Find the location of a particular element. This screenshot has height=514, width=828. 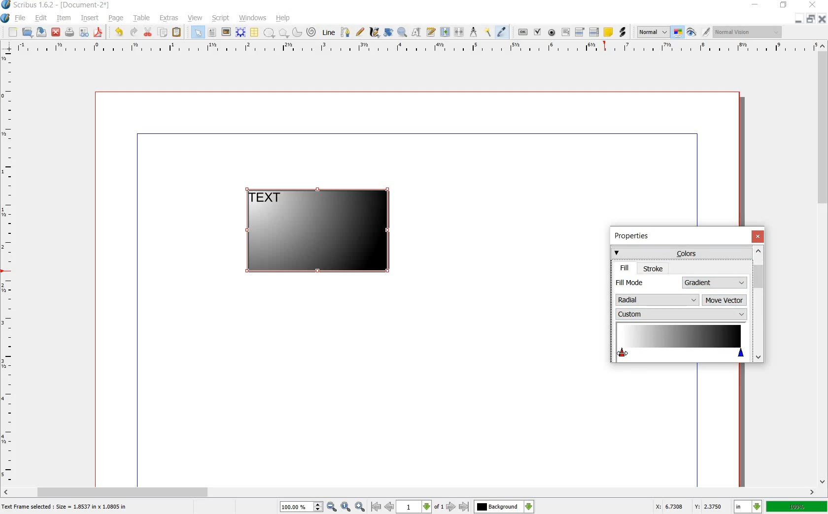

close is located at coordinates (821, 19).